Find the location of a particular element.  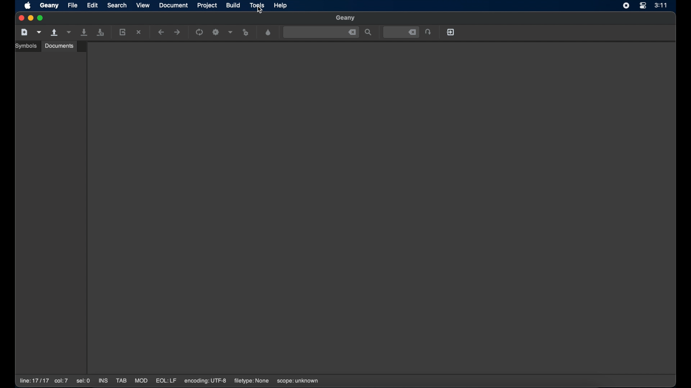

choose more build options is located at coordinates (231, 32).